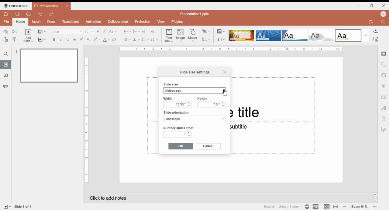 Image resolution: width=389 pixels, height=210 pixels. Describe the element at coordinates (87, 120) in the screenshot. I see `Page Scale` at that location.